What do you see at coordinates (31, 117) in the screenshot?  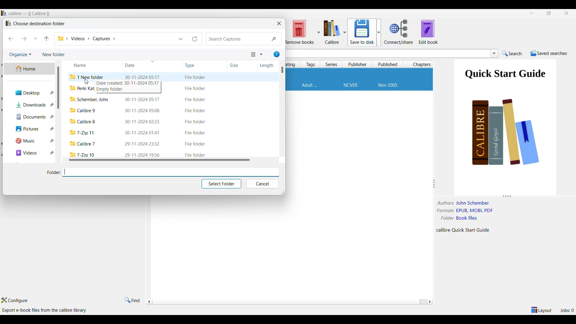 I see `Documents` at bounding box center [31, 117].